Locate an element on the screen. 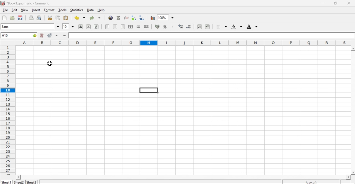 This screenshot has width=355, height=184. icon is located at coordinates (3, 3).